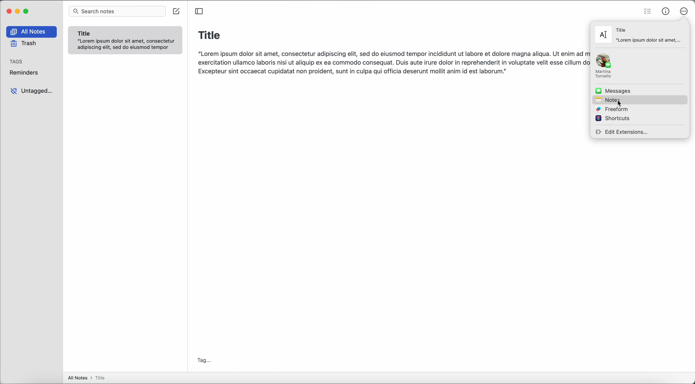 This screenshot has height=384, width=695. I want to click on messages, so click(614, 91).